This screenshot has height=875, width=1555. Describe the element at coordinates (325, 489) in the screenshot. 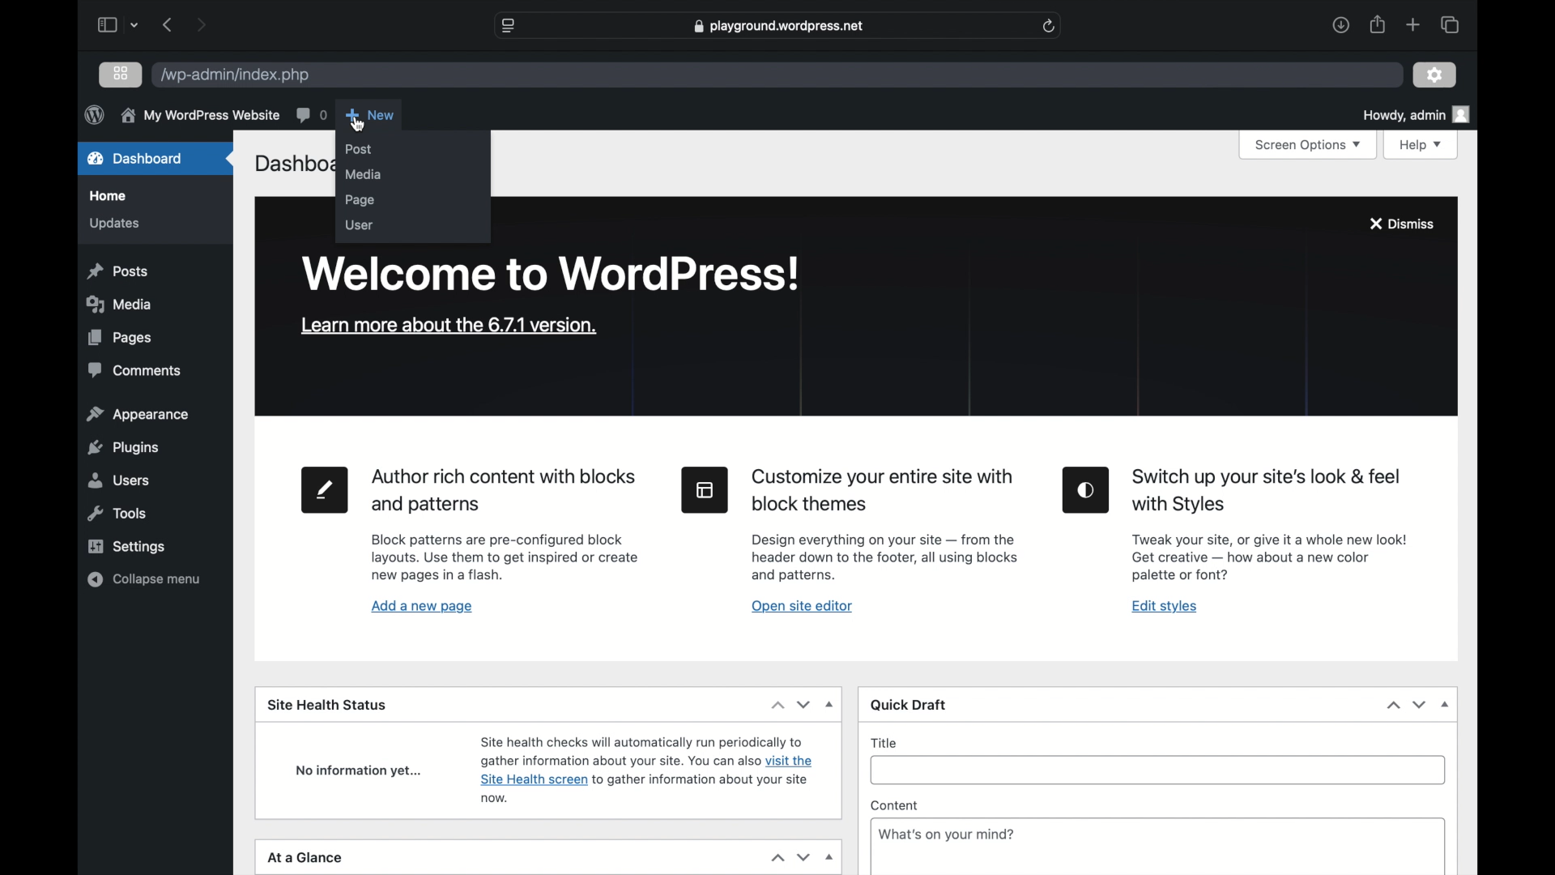

I see `new page` at that location.